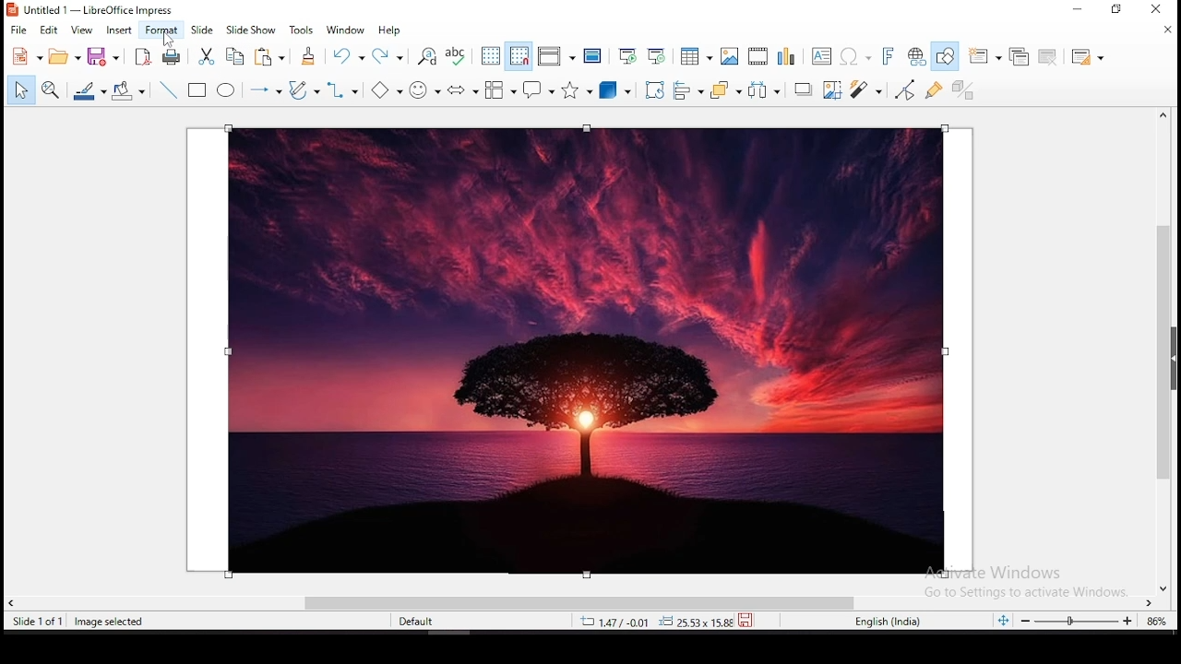 The height and width of the screenshot is (664, 1181). I want to click on rotate, so click(652, 91).